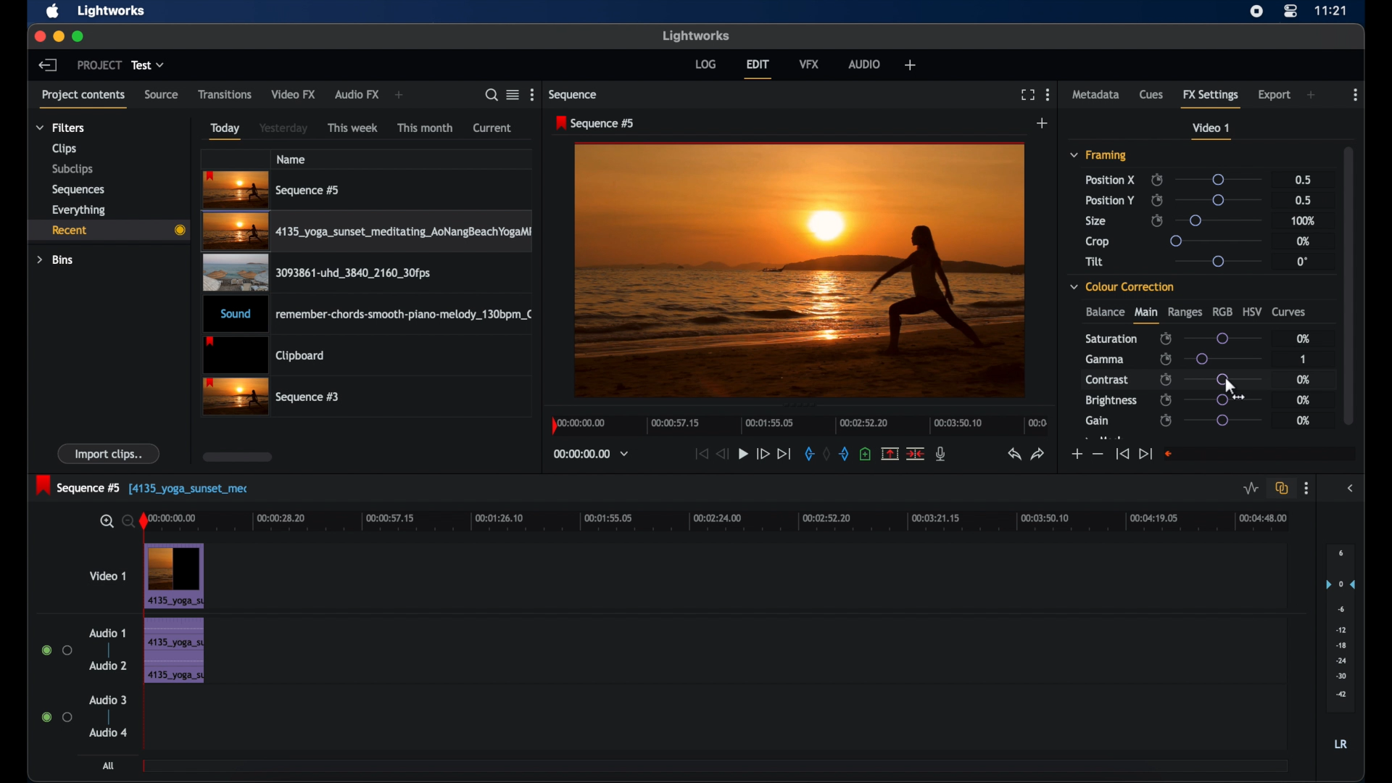 The width and height of the screenshot is (1392, 783). I want to click on add, so click(399, 95).